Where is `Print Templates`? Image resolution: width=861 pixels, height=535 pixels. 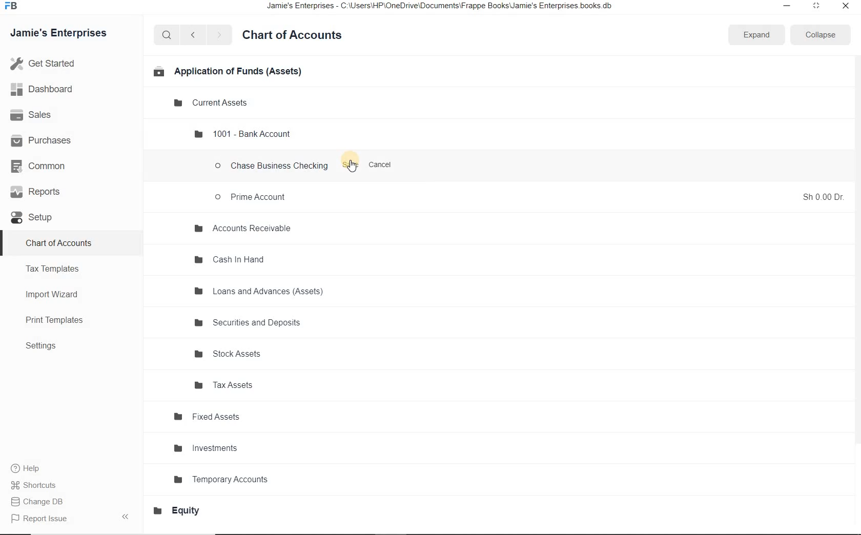 Print Templates is located at coordinates (60, 321).